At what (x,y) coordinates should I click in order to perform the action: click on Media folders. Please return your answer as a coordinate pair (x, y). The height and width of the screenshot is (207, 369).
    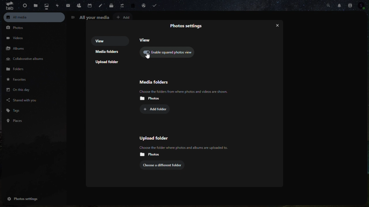
    Looking at the image, I should click on (110, 52).